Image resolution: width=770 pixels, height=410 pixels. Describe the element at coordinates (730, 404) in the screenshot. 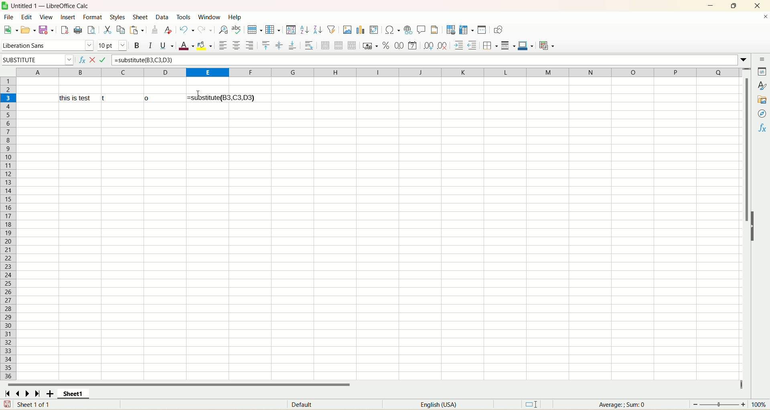

I see `zoom factor` at that location.